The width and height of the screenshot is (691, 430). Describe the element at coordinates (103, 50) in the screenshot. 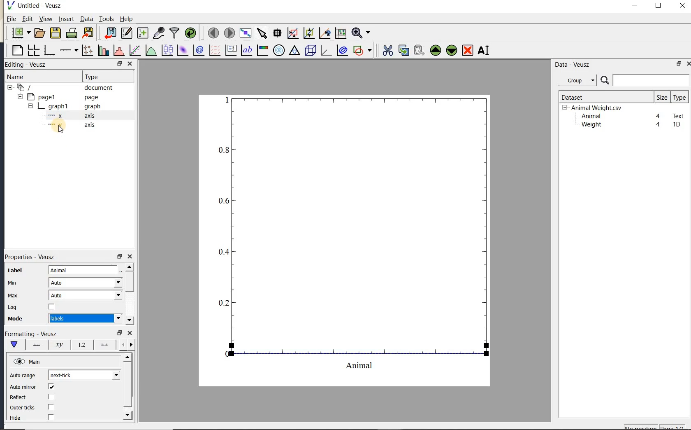

I see `plot bar charts` at that location.